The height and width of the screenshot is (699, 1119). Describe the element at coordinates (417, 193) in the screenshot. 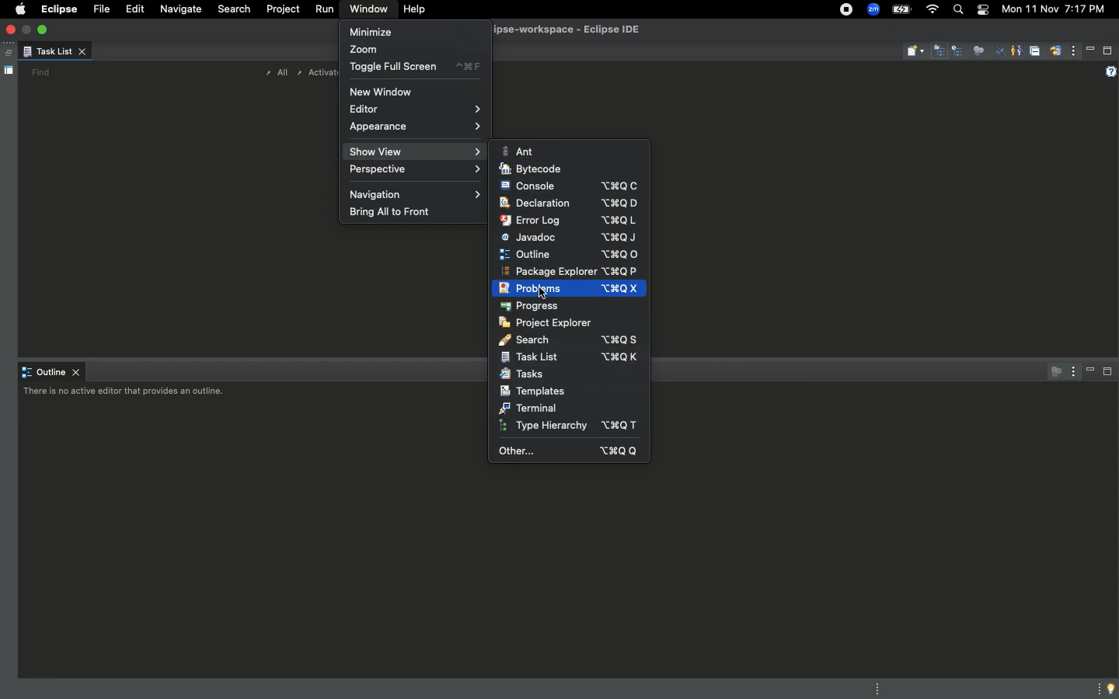

I see `Navigation` at that location.